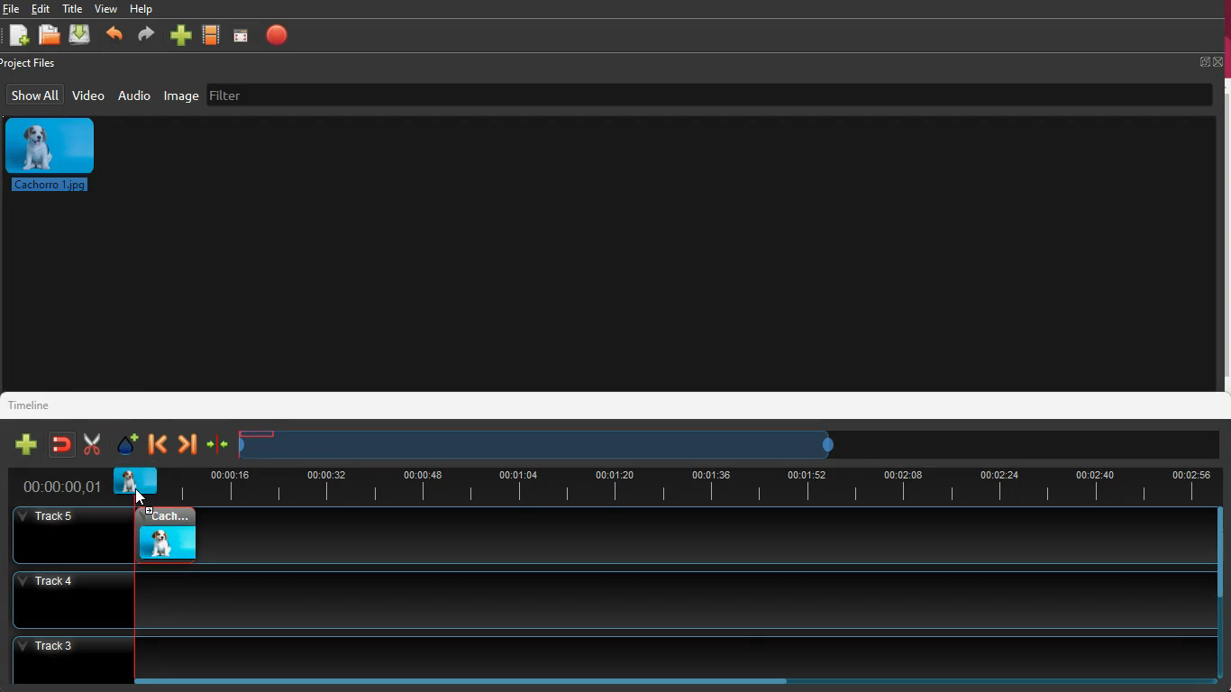  Describe the element at coordinates (240, 38) in the screenshot. I see `screen` at that location.